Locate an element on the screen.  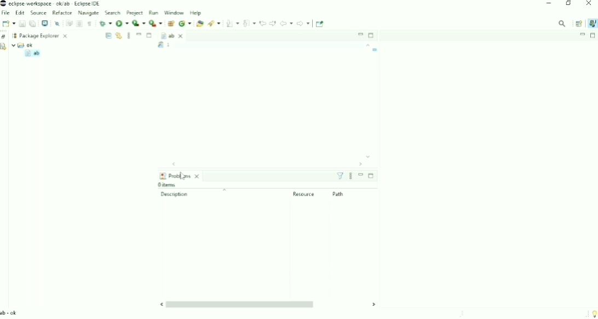
Package Explorer is located at coordinates (44, 36).